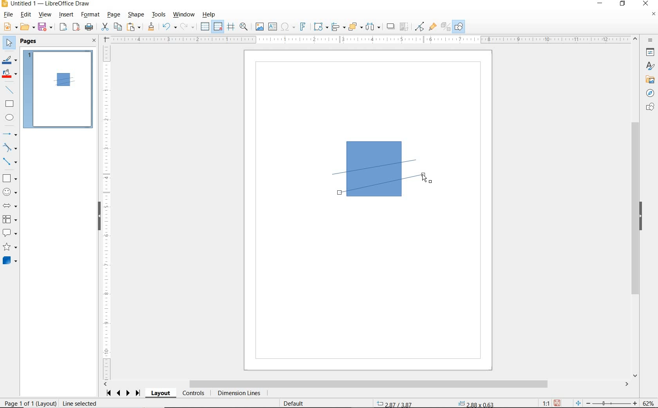 The width and height of the screenshot is (658, 408). Describe the element at coordinates (366, 384) in the screenshot. I see `SCROLLBAR` at that location.